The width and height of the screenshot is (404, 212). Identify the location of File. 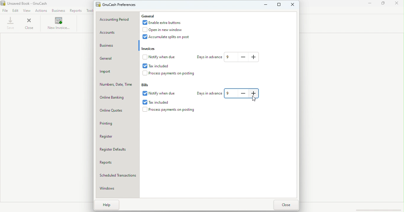
(6, 10).